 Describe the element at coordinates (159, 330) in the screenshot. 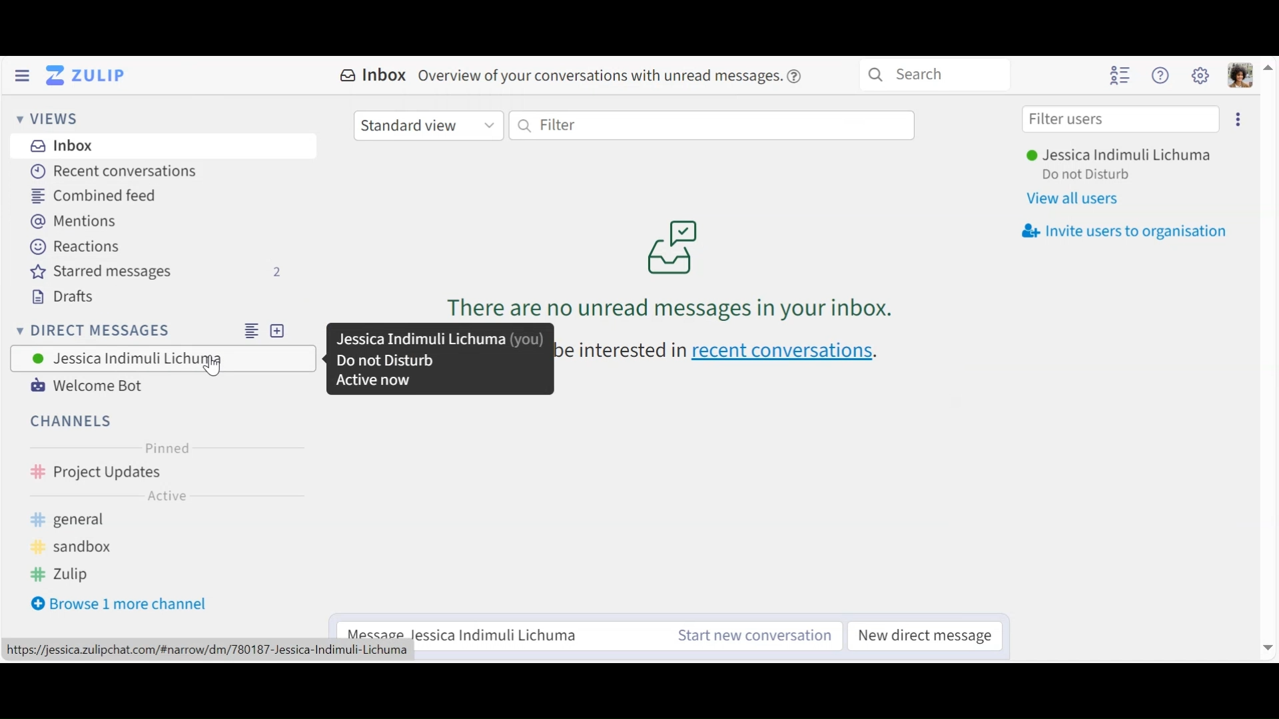

I see `Direct Messages` at that location.